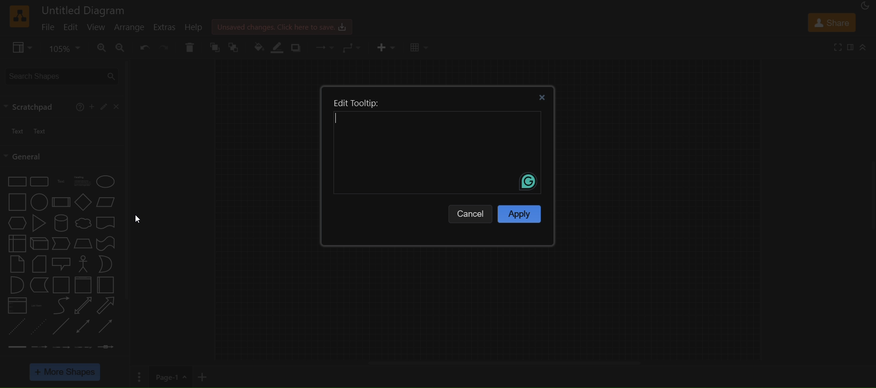  What do you see at coordinates (20, 46) in the screenshot?
I see `view` at bounding box center [20, 46].